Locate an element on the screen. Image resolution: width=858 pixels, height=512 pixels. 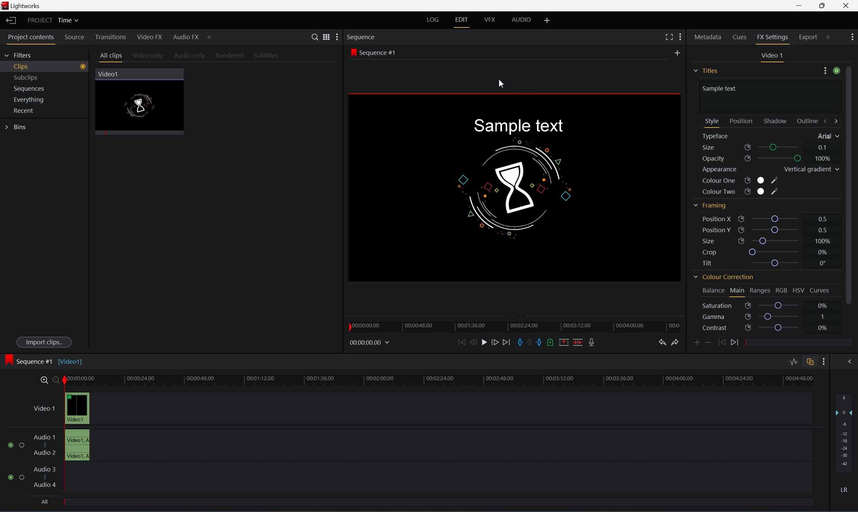
Find is located at coordinates (313, 36).